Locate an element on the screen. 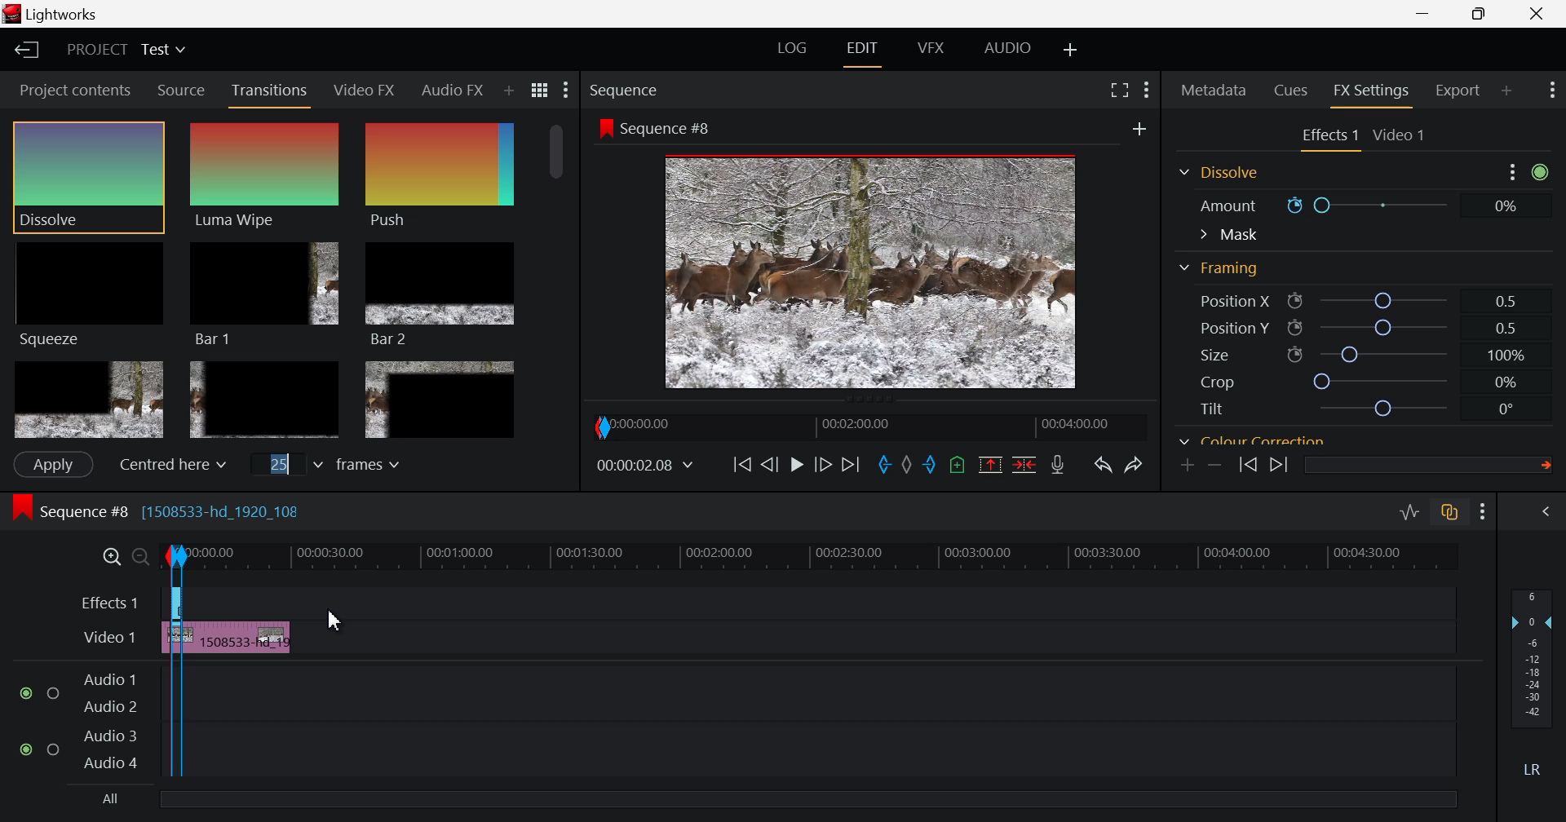  Remove keyframe is located at coordinates (1215, 466).